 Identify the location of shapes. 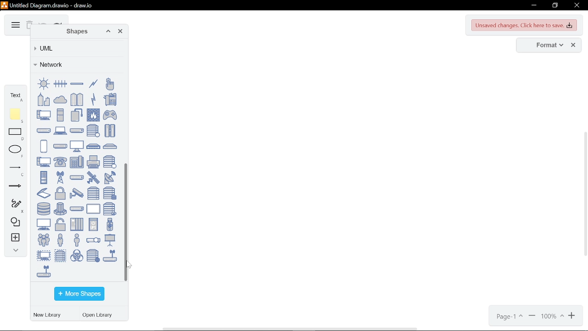
(75, 32).